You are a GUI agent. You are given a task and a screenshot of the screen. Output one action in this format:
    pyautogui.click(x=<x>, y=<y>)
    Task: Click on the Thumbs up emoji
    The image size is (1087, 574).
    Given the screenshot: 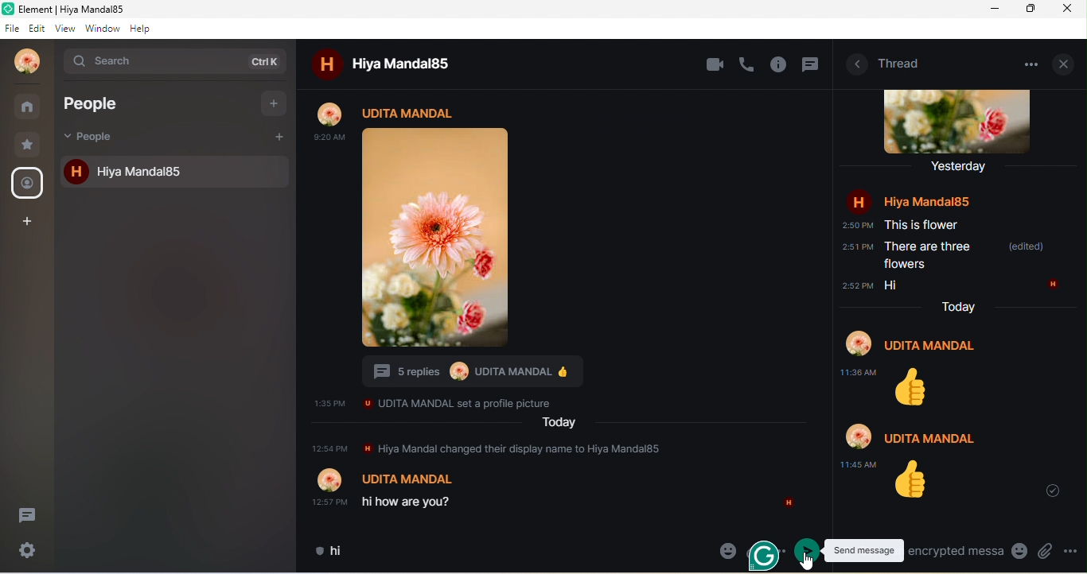 What is the action you would take?
    pyautogui.click(x=915, y=388)
    